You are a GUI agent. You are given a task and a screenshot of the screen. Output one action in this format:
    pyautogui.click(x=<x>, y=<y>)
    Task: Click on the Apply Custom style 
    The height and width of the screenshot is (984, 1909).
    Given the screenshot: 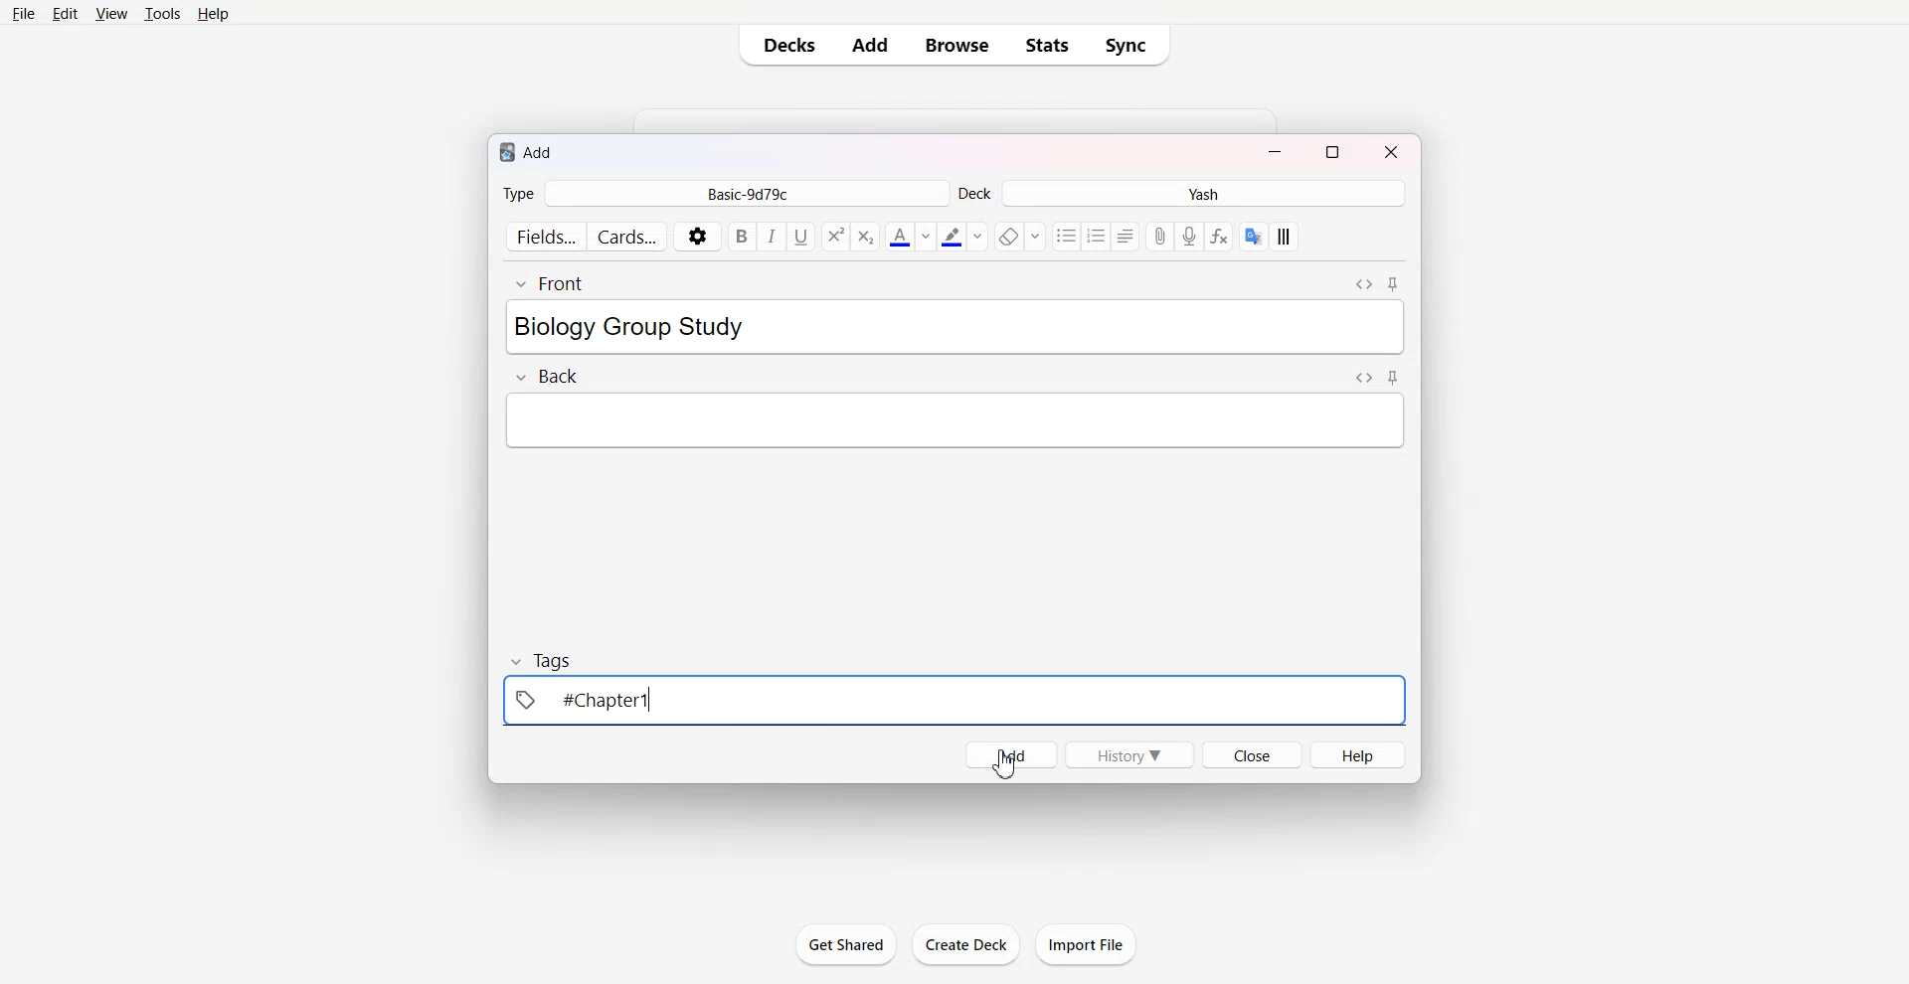 What is the action you would take?
    pyautogui.click(x=1283, y=237)
    